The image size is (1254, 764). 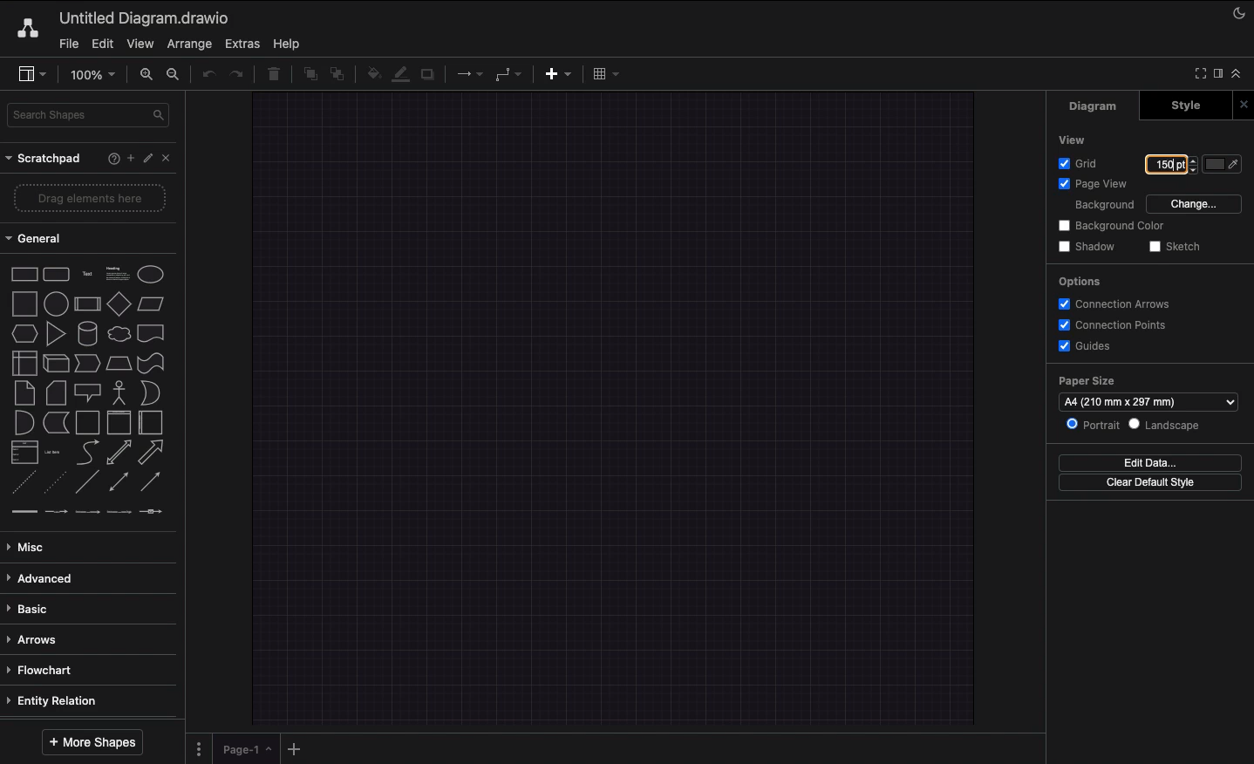 What do you see at coordinates (31, 30) in the screenshot?
I see `Draw.io` at bounding box center [31, 30].